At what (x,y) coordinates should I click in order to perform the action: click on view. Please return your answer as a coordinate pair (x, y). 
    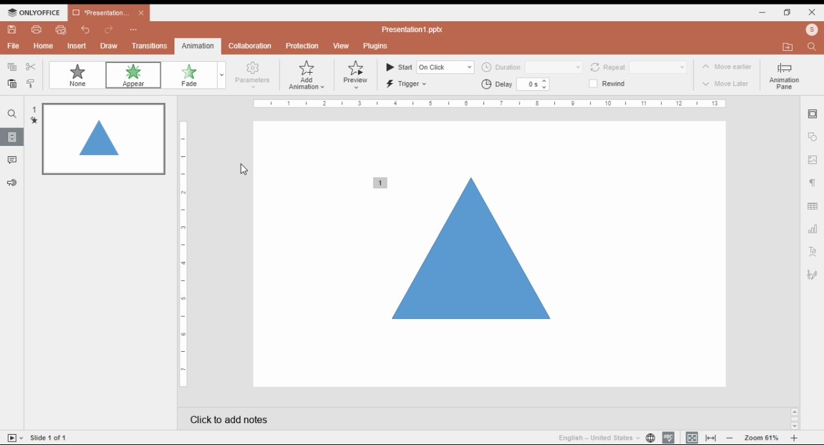
    Looking at the image, I should click on (342, 46).